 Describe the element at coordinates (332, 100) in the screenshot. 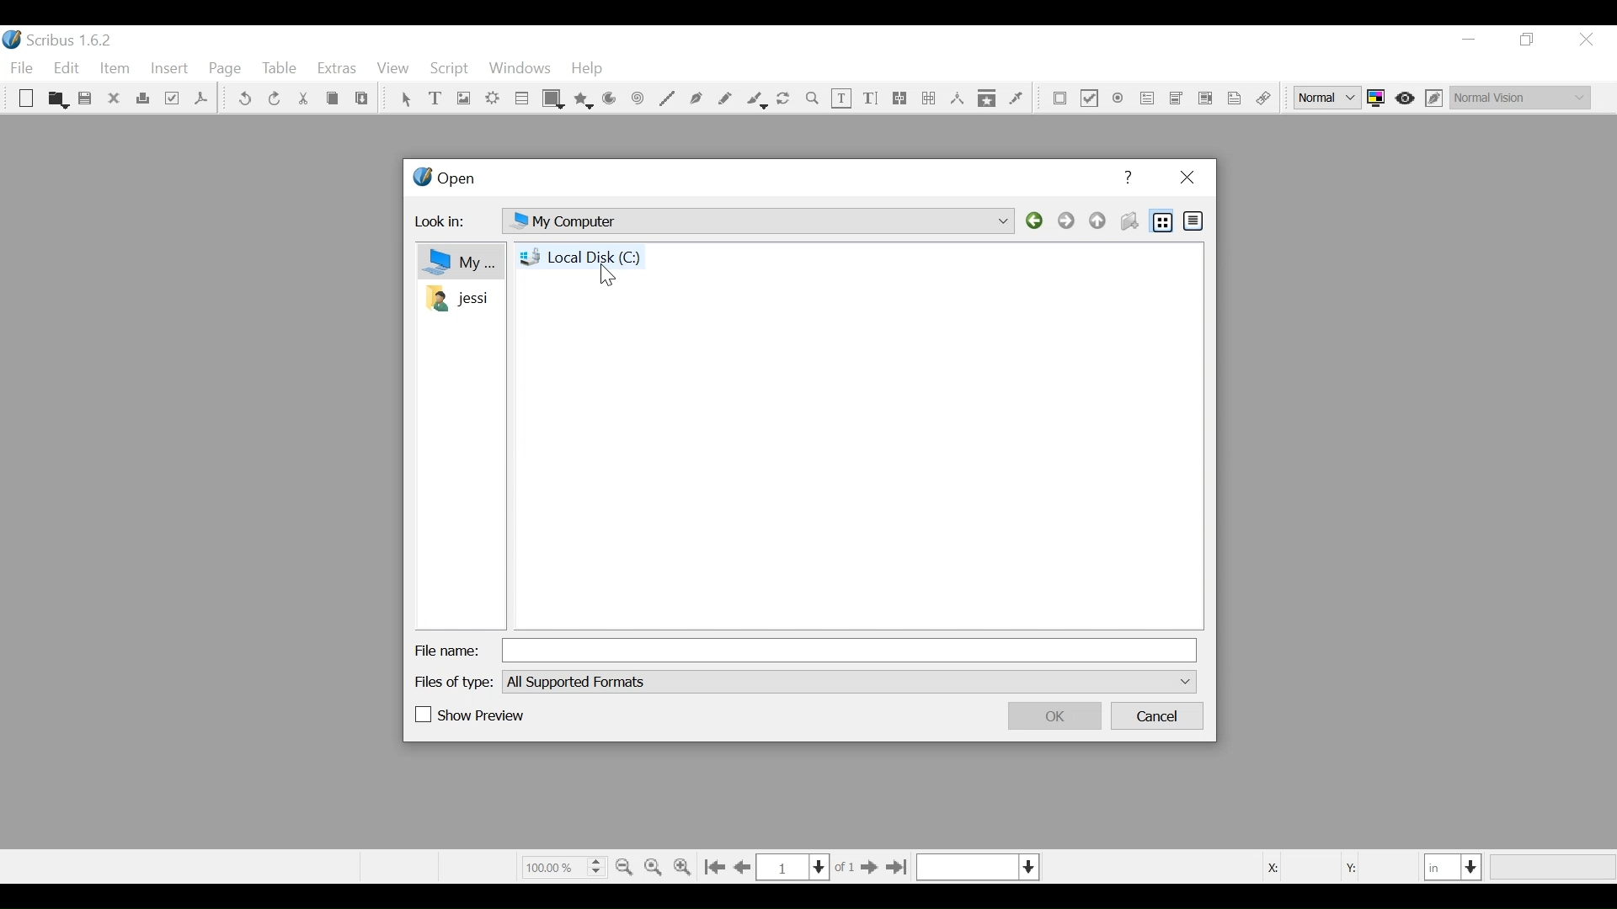

I see `Cop` at that location.